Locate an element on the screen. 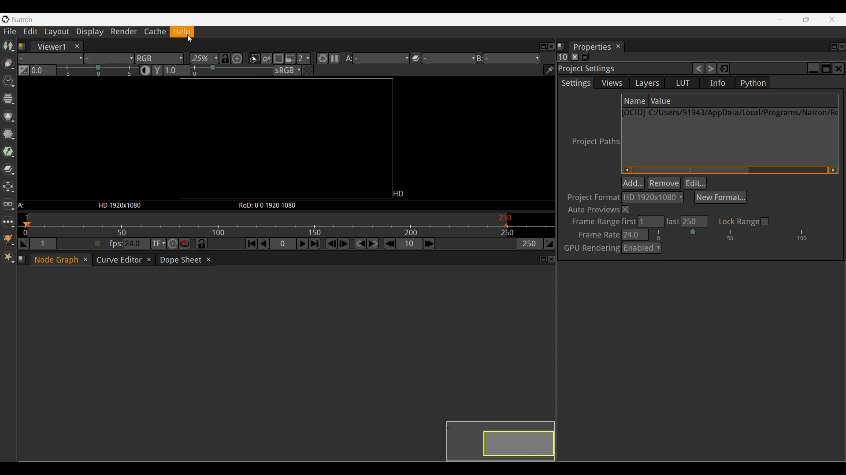 Image resolution: width=846 pixels, height=475 pixels. Settings is located at coordinates (575, 83).